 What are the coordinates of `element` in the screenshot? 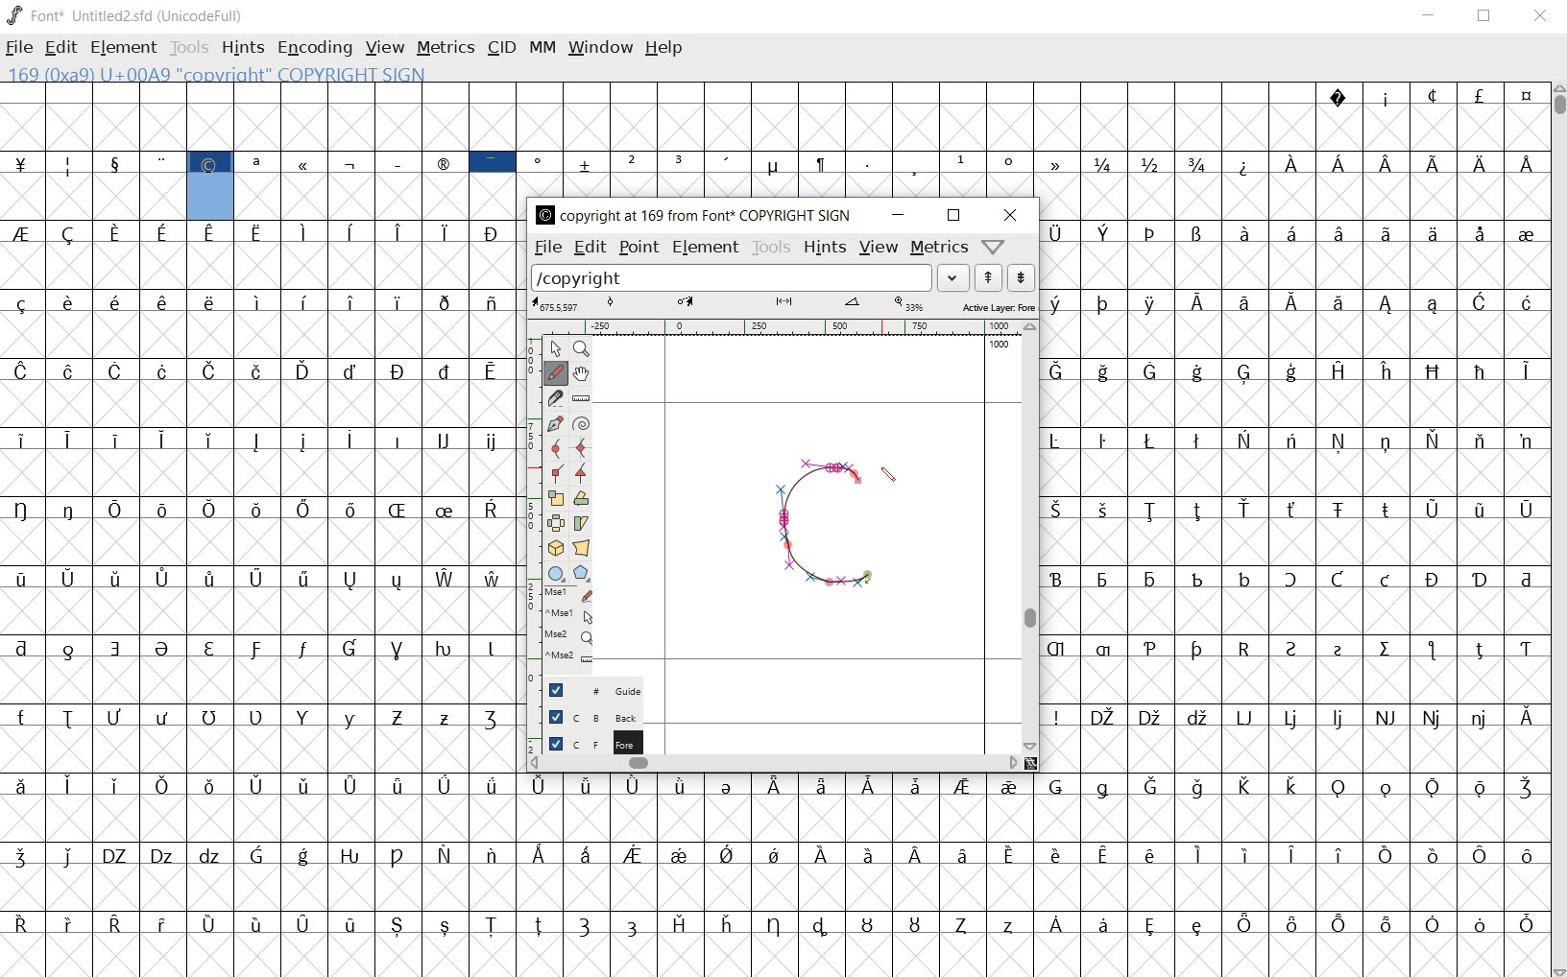 It's located at (706, 248).